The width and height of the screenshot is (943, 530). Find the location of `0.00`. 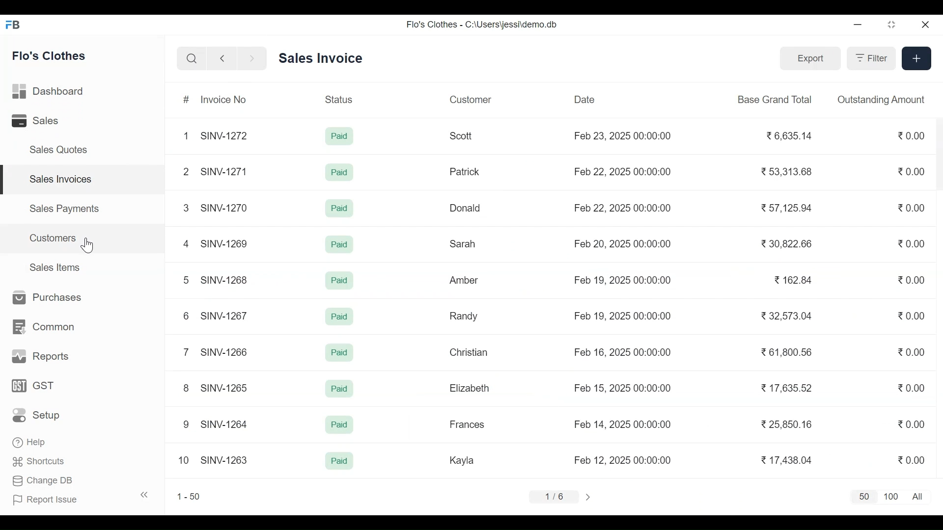

0.00 is located at coordinates (912, 244).